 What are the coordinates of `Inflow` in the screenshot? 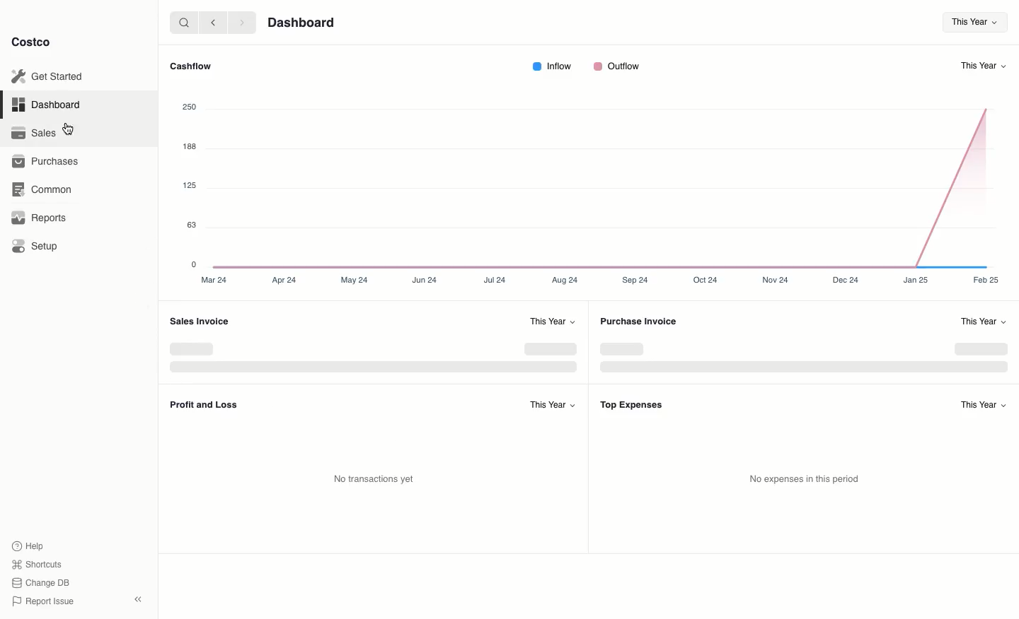 It's located at (551, 66).